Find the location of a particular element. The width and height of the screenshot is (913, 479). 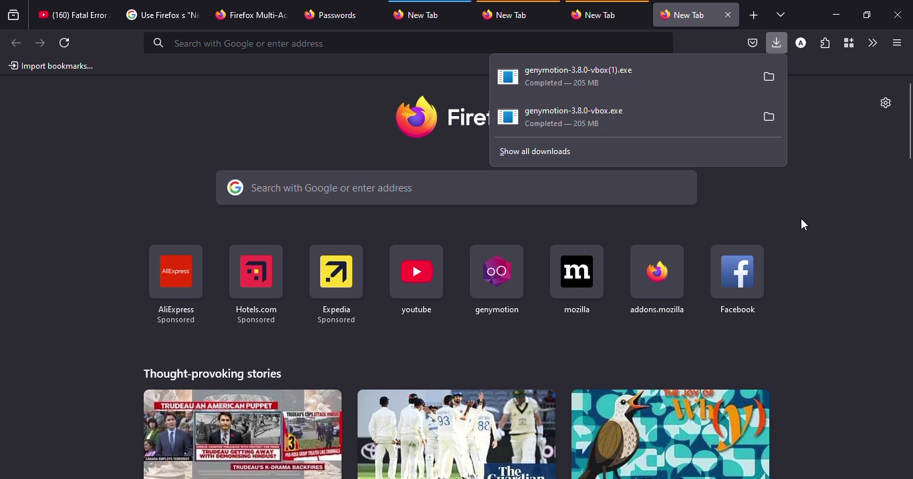

download is located at coordinates (574, 74).